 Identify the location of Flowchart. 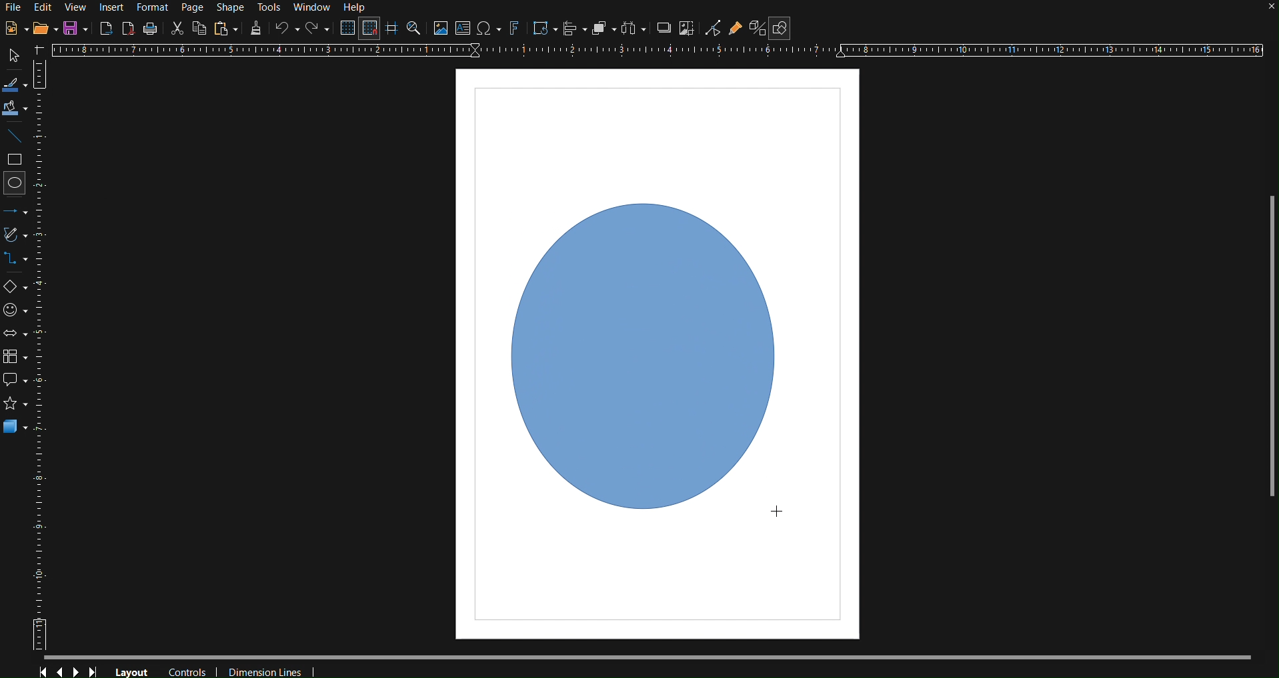
(19, 354).